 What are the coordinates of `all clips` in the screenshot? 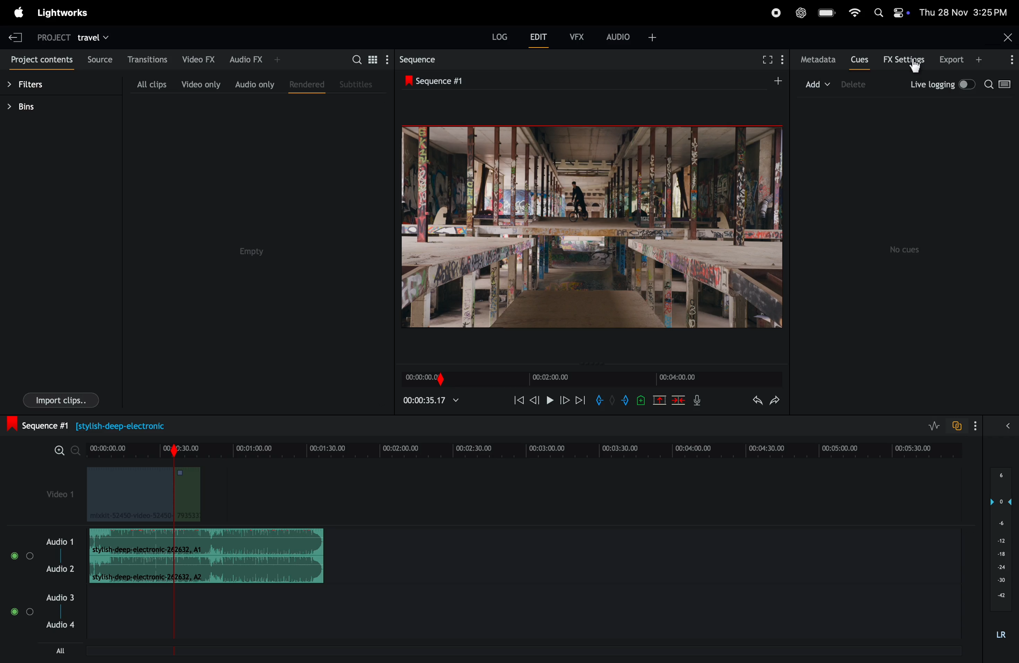 It's located at (145, 83).